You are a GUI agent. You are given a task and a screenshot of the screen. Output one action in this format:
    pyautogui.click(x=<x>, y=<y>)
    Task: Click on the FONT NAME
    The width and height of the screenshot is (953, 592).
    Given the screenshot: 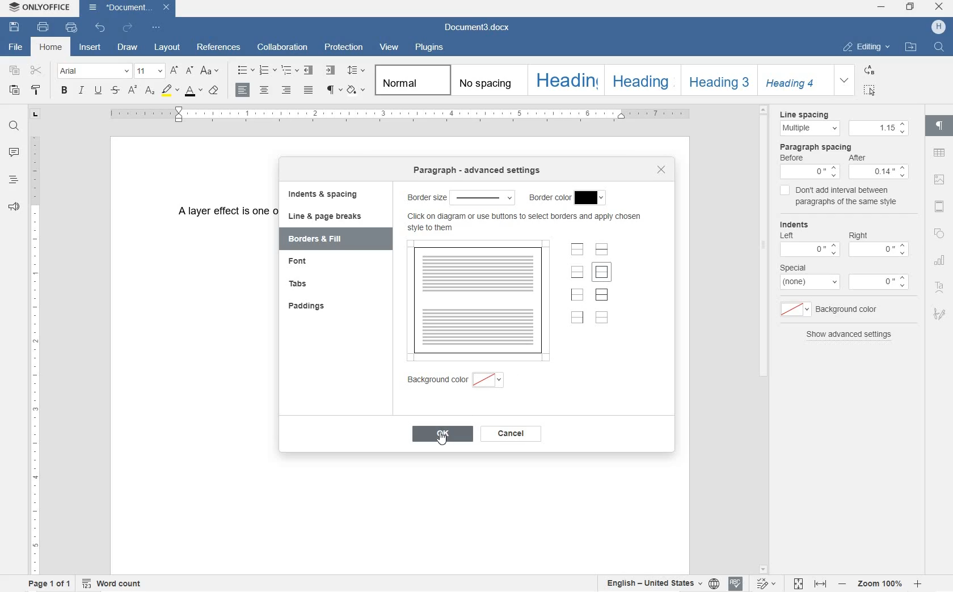 What is the action you would take?
    pyautogui.click(x=92, y=73)
    